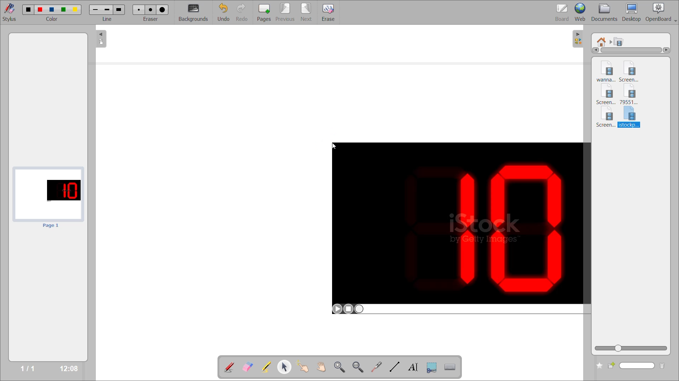 This screenshot has width=679, height=381. I want to click on annotate document, so click(229, 366).